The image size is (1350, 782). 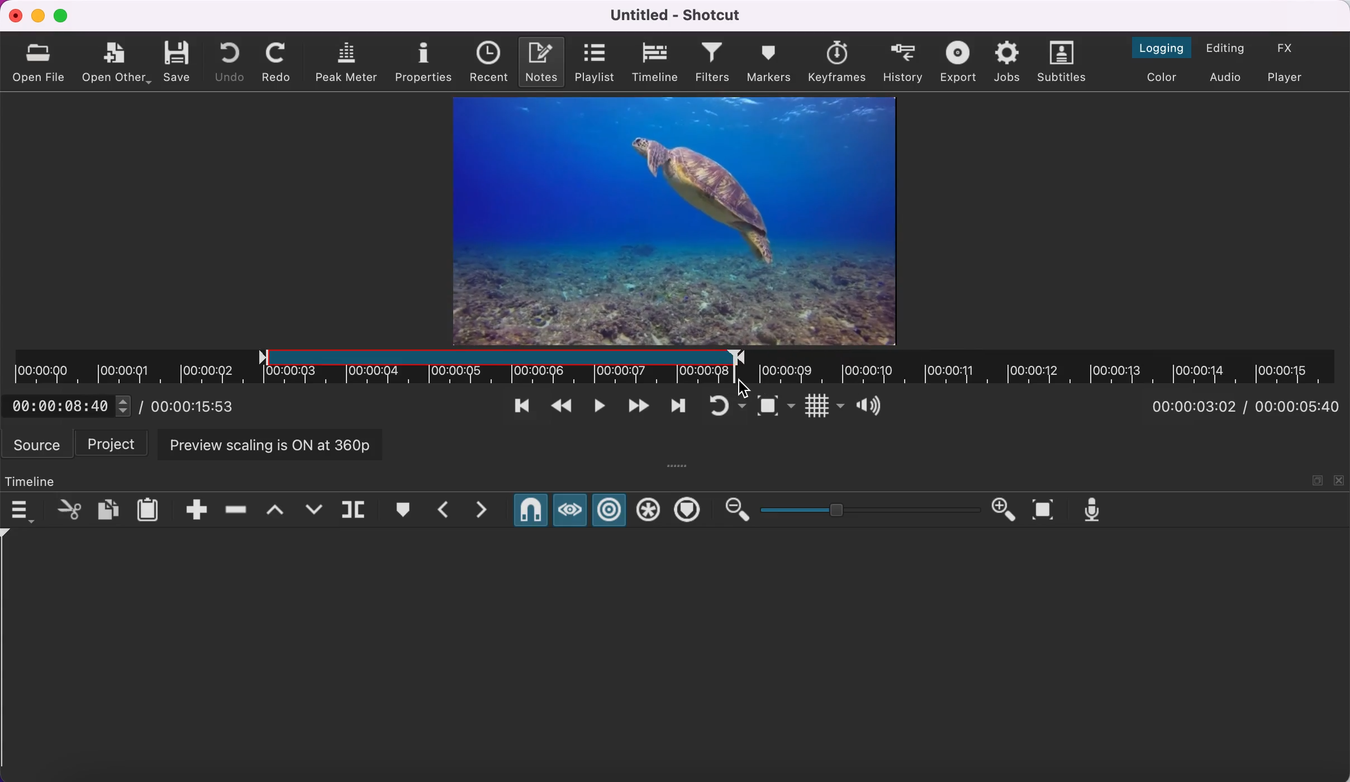 What do you see at coordinates (1165, 77) in the screenshot?
I see `switch to the color layout` at bounding box center [1165, 77].